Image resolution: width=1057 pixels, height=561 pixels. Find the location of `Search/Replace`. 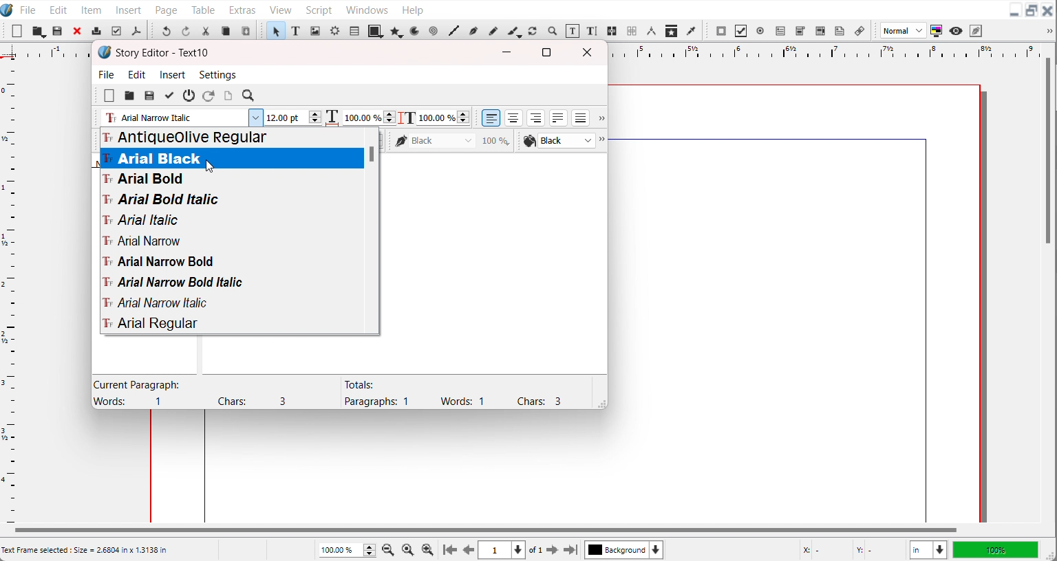

Search/Replace is located at coordinates (250, 96).